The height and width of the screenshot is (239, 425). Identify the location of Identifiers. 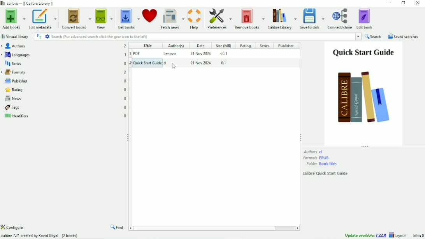
(65, 117).